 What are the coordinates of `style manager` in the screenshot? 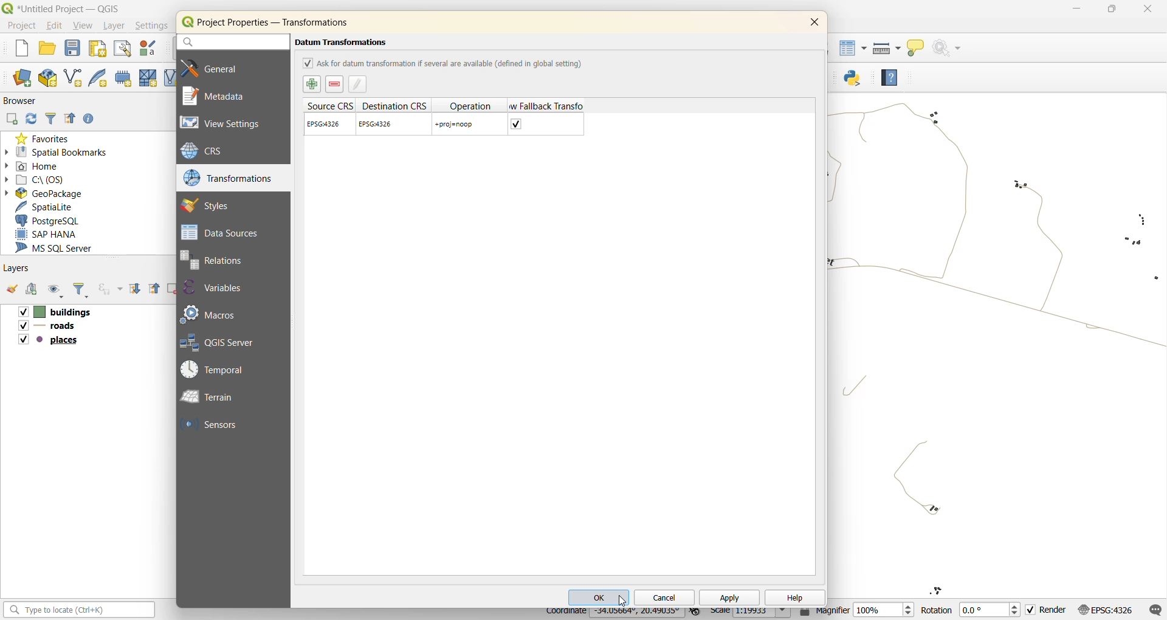 It's located at (148, 48).